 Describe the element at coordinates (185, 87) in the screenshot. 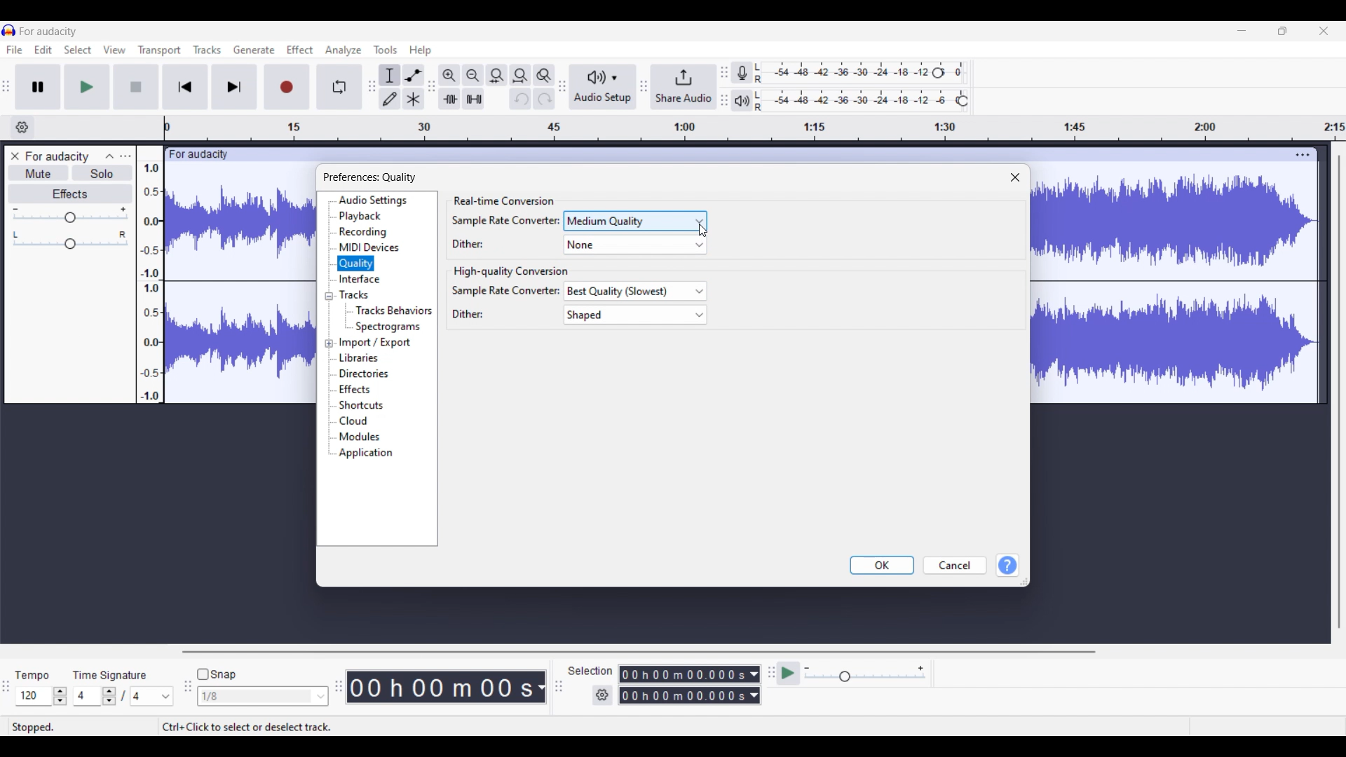

I see `Skip/Select to start` at that location.